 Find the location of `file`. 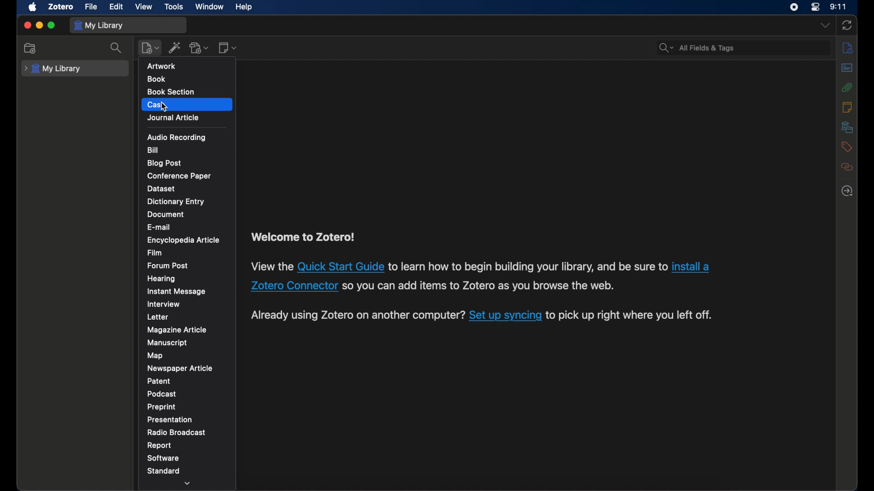

file is located at coordinates (91, 7).